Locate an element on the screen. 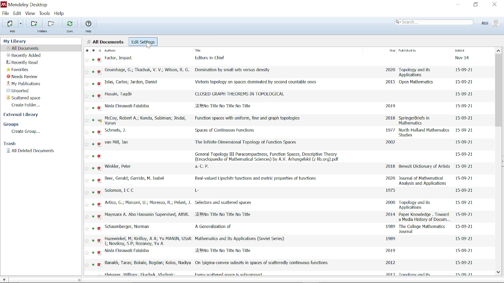 The width and height of the screenshot is (504, 283). Title is located at coordinates (211, 50).